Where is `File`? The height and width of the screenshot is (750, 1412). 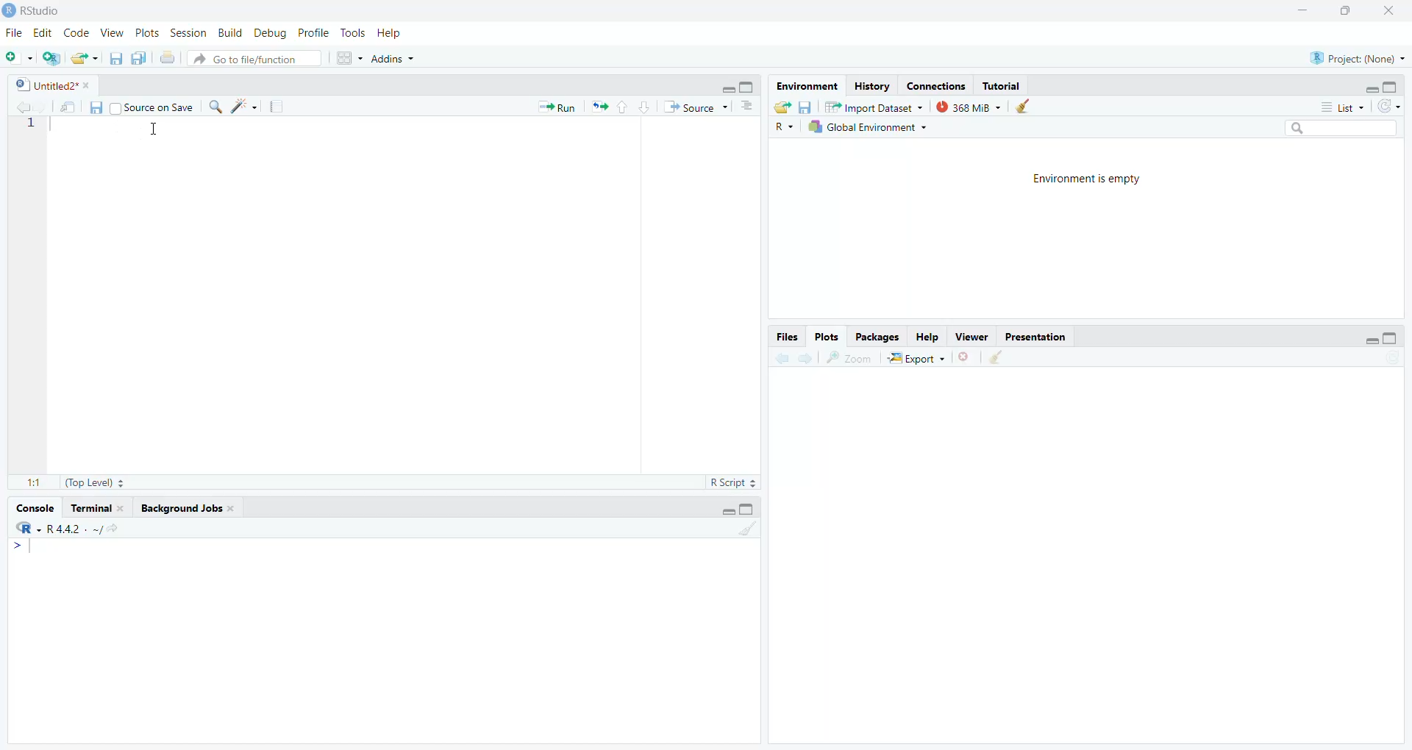 File is located at coordinates (15, 34).